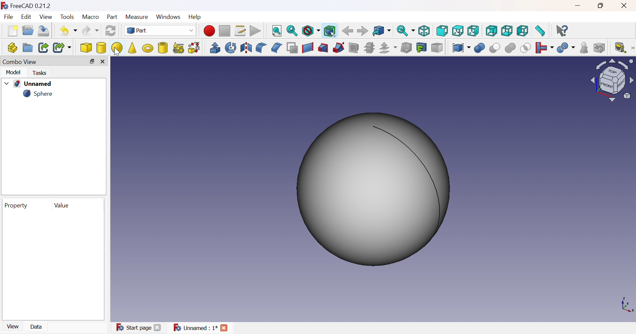 The height and width of the screenshot is (334, 636). I want to click on Macro recording, so click(209, 31).